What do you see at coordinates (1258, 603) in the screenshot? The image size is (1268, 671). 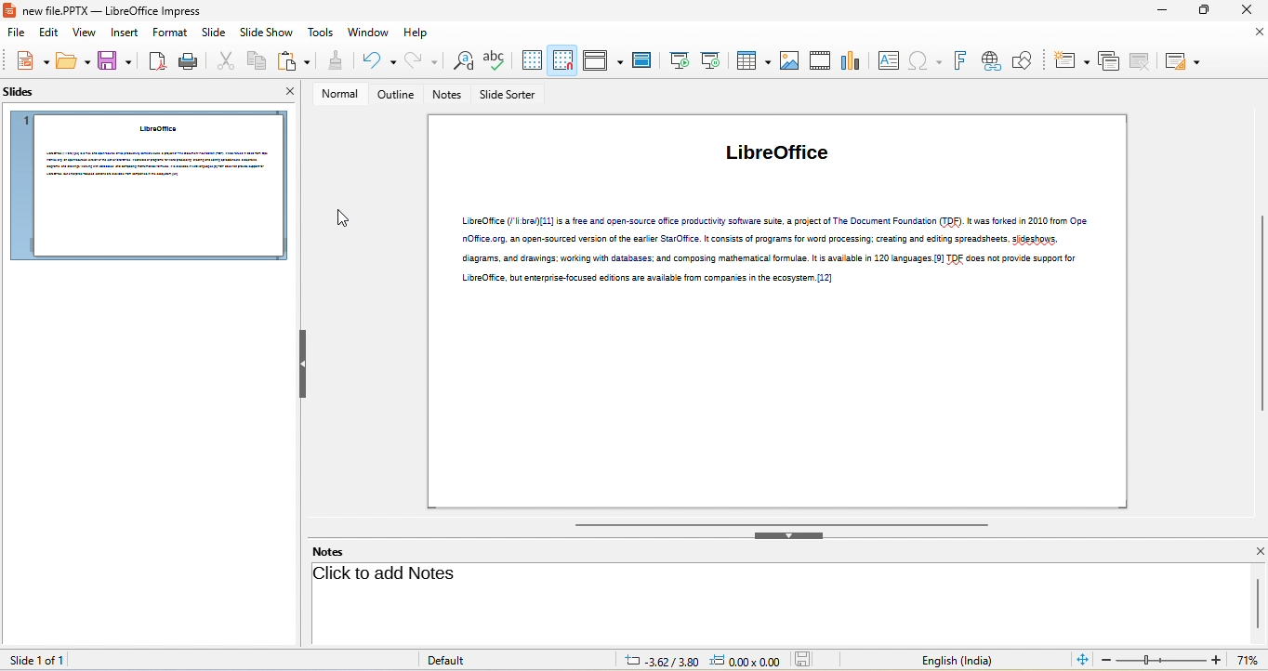 I see `vertical scroll bar` at bounding box center [1258, 603].